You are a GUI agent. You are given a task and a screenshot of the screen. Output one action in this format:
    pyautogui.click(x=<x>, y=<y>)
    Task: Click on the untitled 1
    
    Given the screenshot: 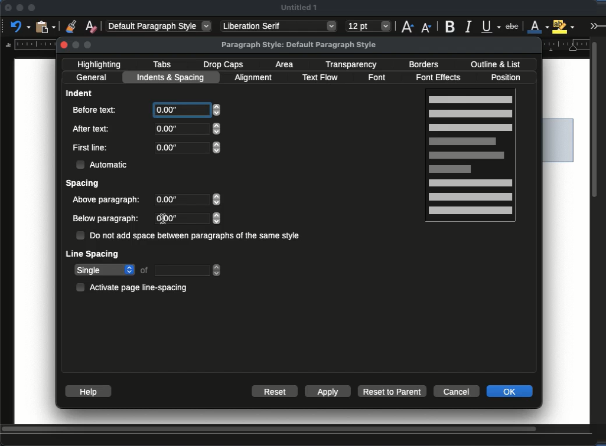 What is the action you would take?
    pyautogui.click(x=299, y=7)
    